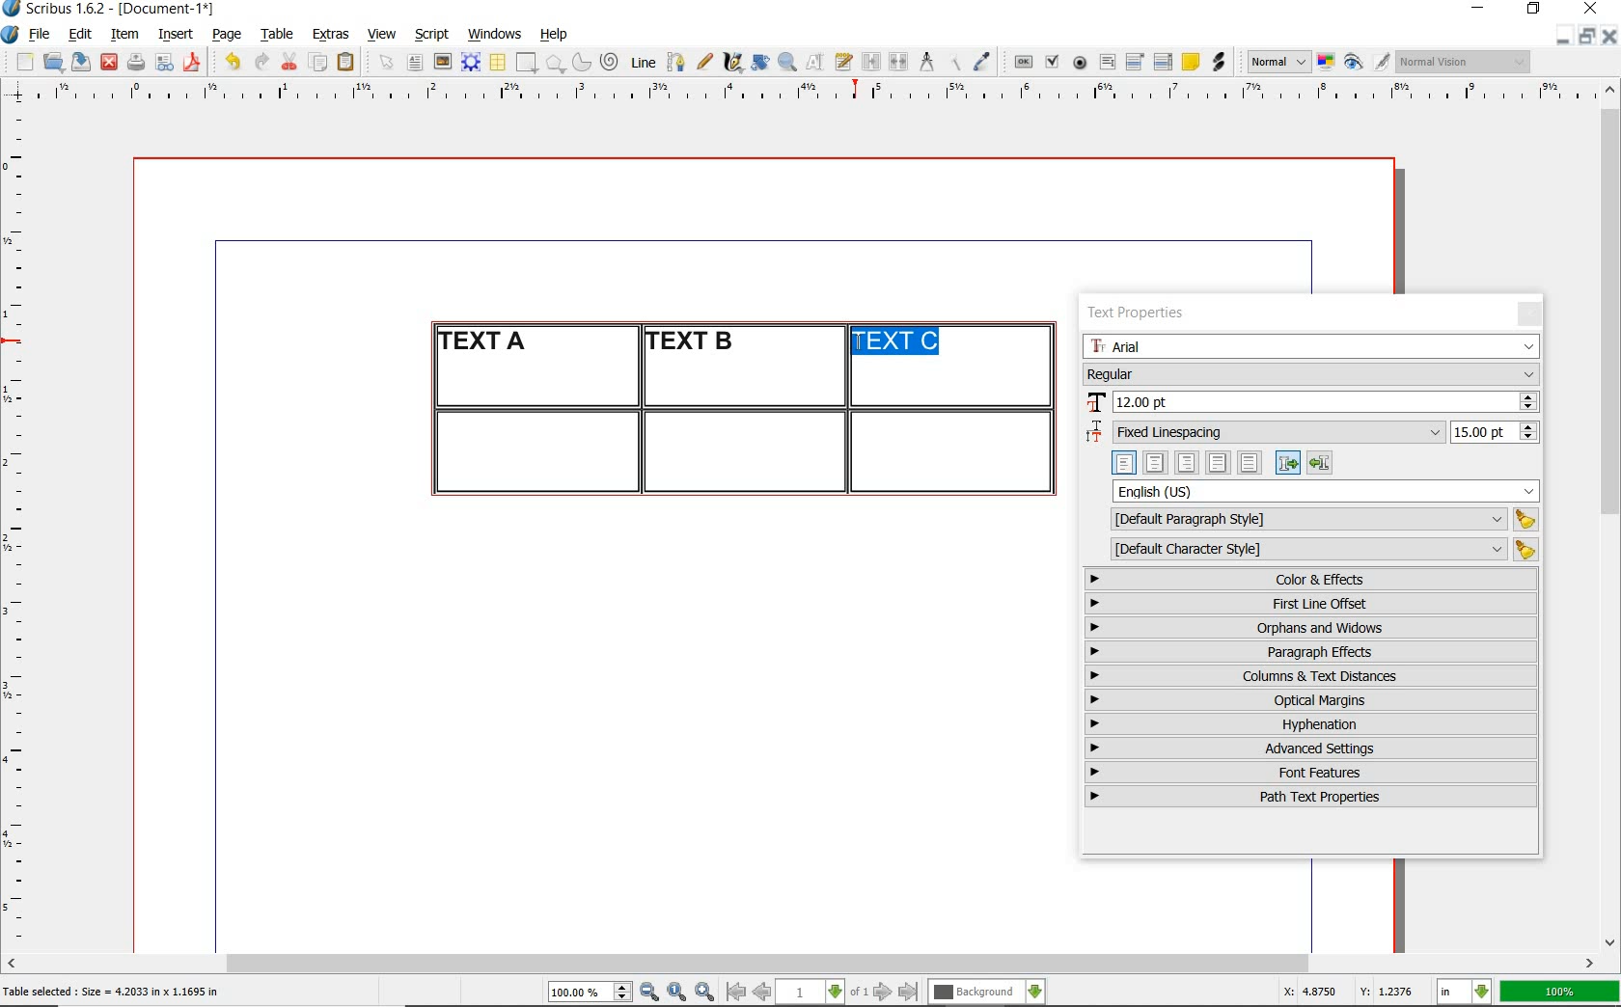 The height and width of the screenshot is (1007, 1621). I want to click on X: 4.8750 Y: 1.2376, so click(1351, 991).